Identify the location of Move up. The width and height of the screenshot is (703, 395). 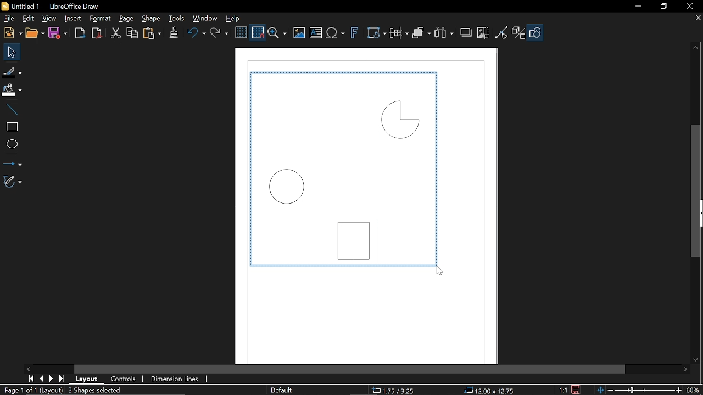
(698, 48).